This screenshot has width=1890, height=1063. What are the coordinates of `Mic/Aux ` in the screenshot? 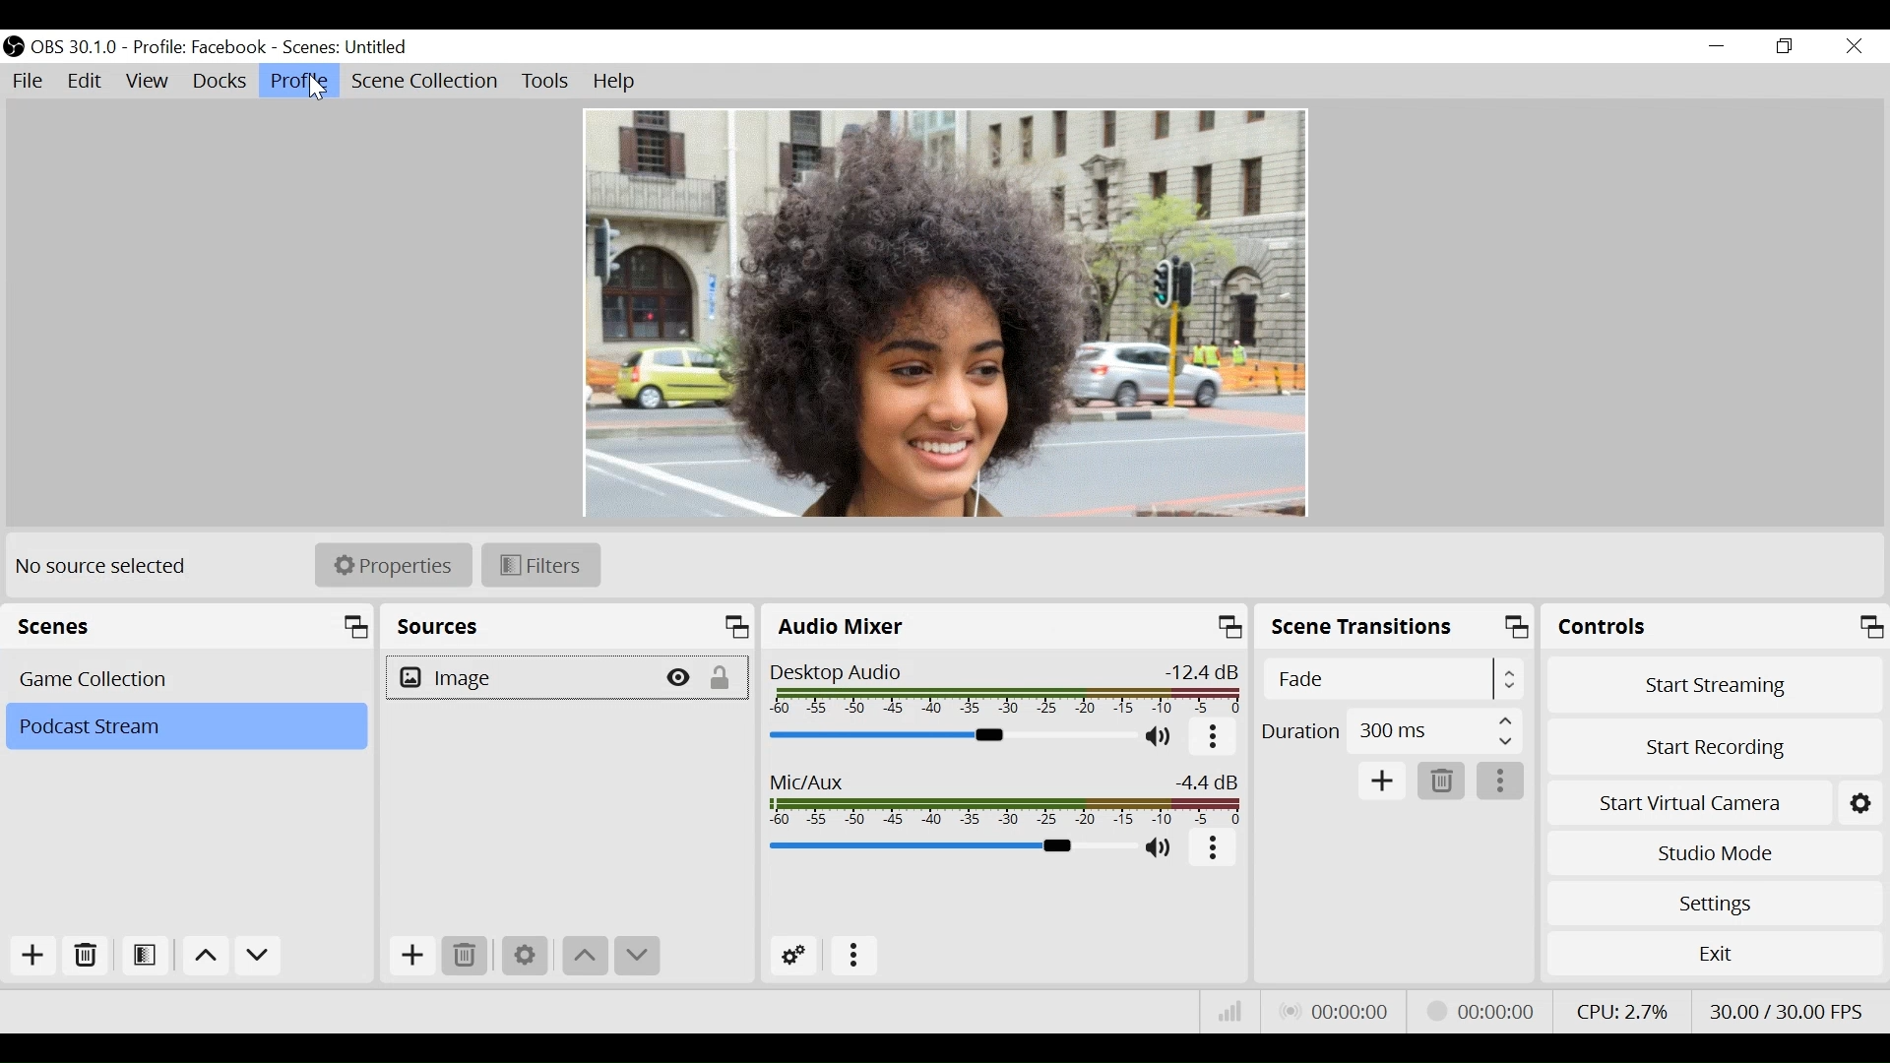 It's located at (1003, 798).